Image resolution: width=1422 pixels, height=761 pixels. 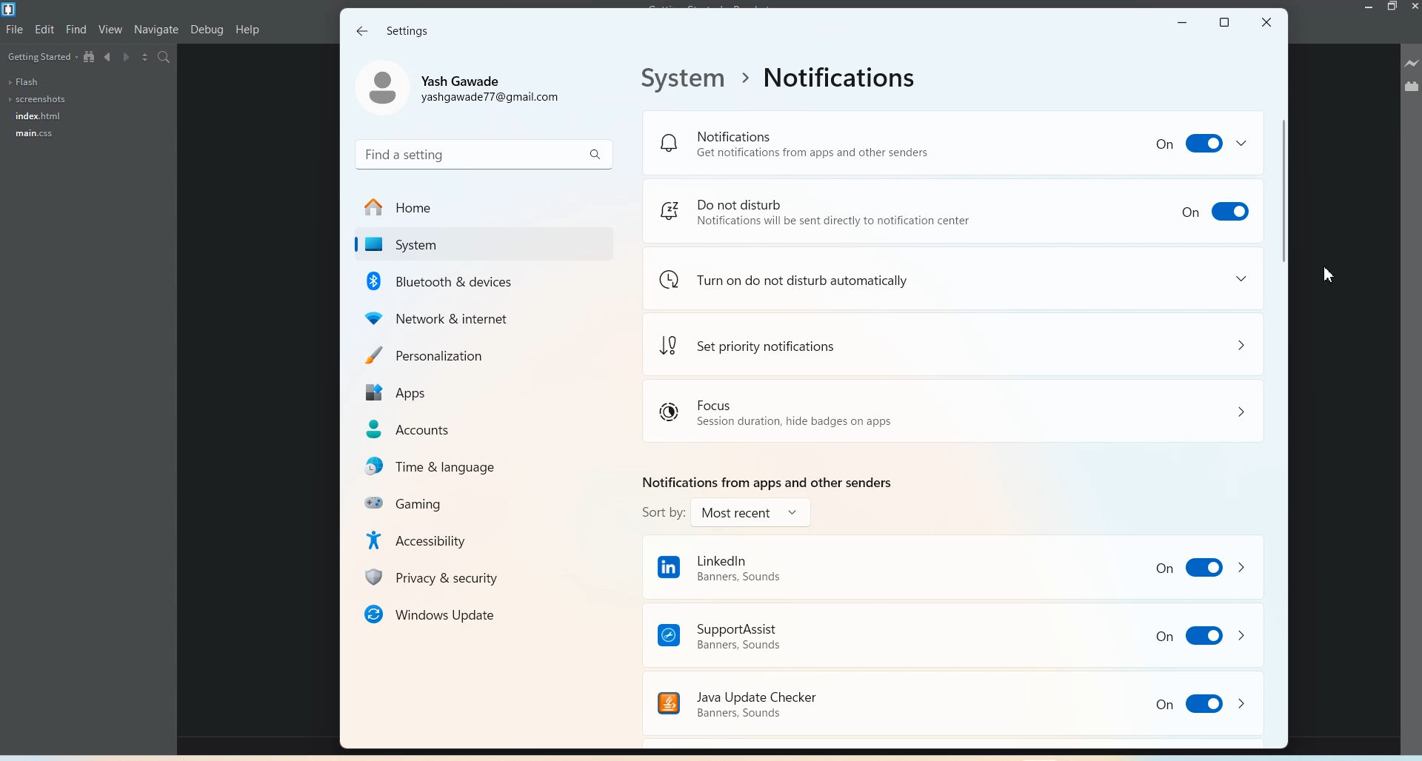 I want to click on Maximize, so click(x=1393, y=9).